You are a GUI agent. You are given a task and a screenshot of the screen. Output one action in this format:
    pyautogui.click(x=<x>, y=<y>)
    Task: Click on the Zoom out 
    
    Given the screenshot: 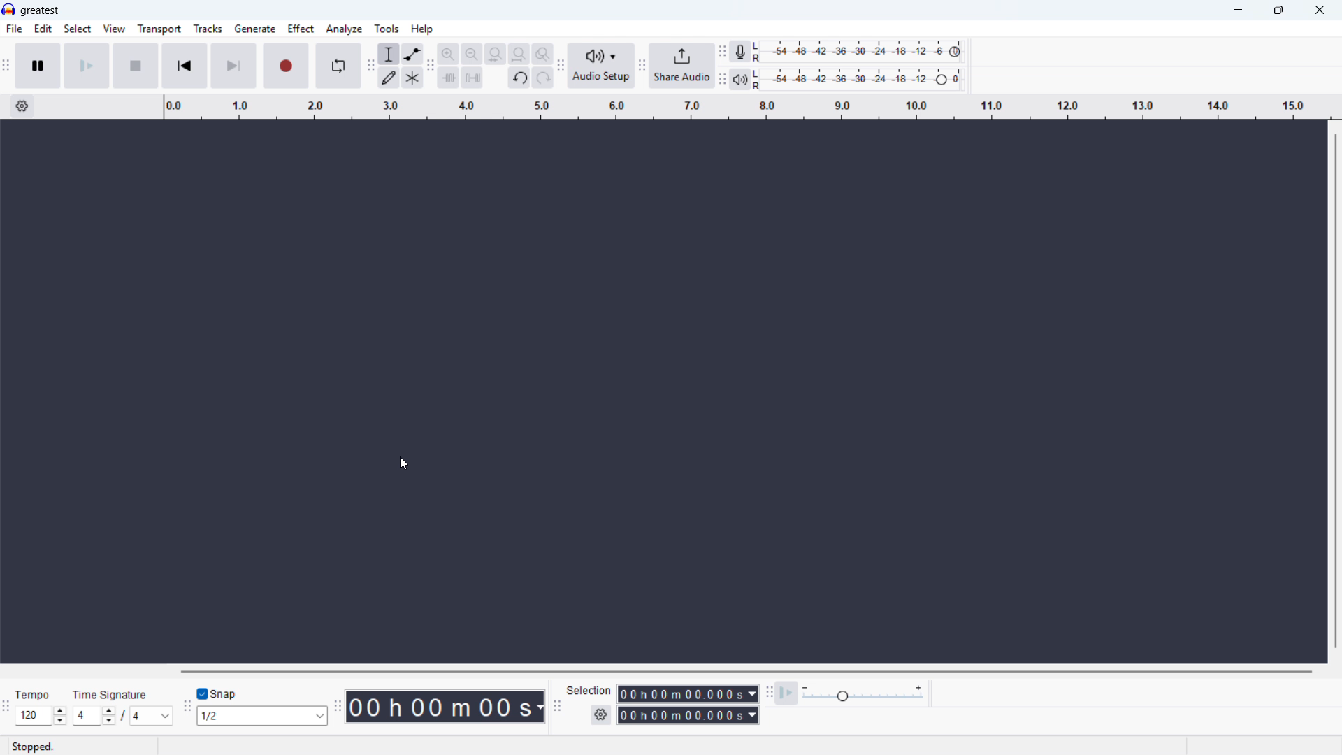 What is the action you would take?
    pyautogui.click(x=472, y=54)
    